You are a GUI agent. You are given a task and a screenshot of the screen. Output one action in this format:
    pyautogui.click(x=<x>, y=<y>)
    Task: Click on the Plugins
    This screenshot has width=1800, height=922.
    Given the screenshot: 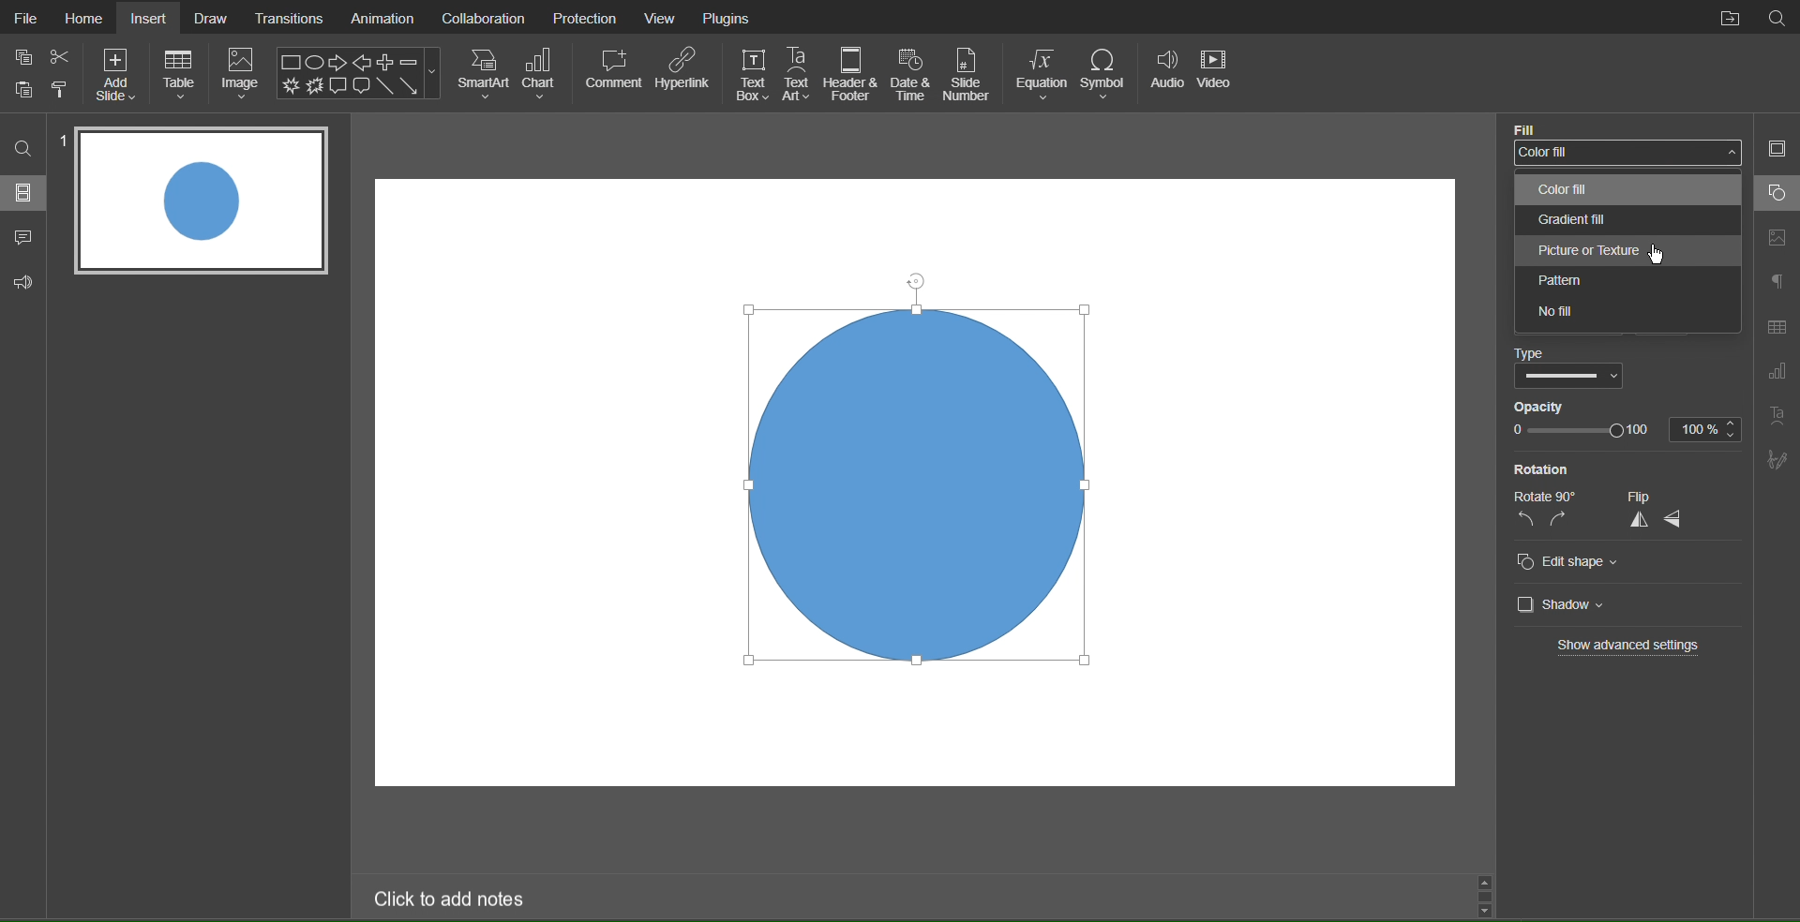 What is the action you would take?
    pyautogui.click(x=729, y=17)
    